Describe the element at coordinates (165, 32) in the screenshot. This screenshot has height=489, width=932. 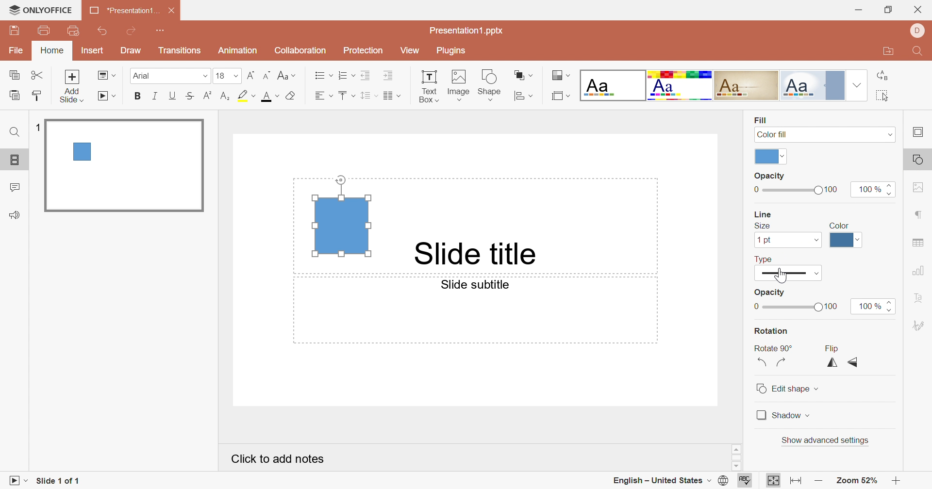
I see `Customize Quick Access Toolbar` at that location.